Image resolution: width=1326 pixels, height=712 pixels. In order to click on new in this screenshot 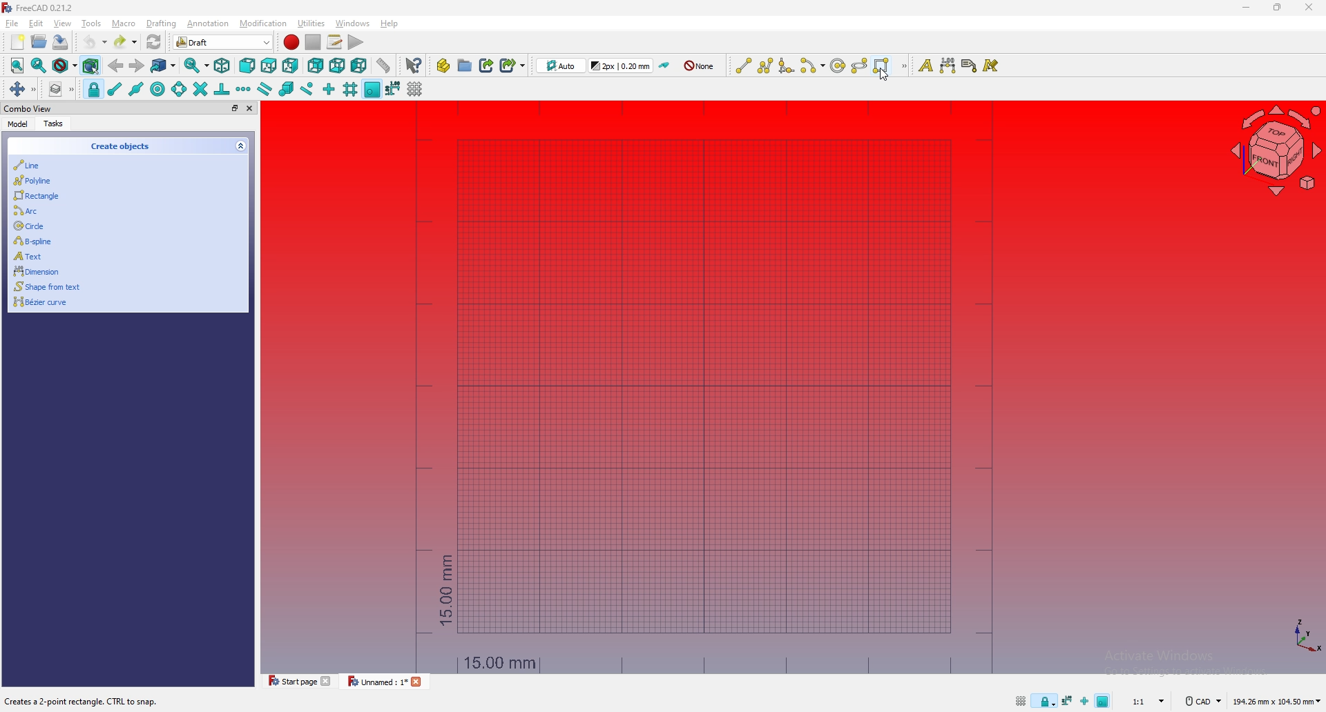, I will do `click(18, 42)`.